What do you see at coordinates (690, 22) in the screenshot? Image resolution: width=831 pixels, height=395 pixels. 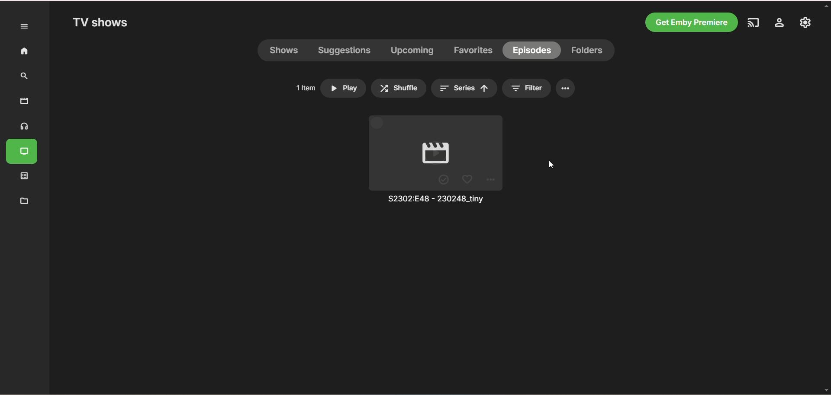 I see `get emby premiere` at bounding box center [690, 22].